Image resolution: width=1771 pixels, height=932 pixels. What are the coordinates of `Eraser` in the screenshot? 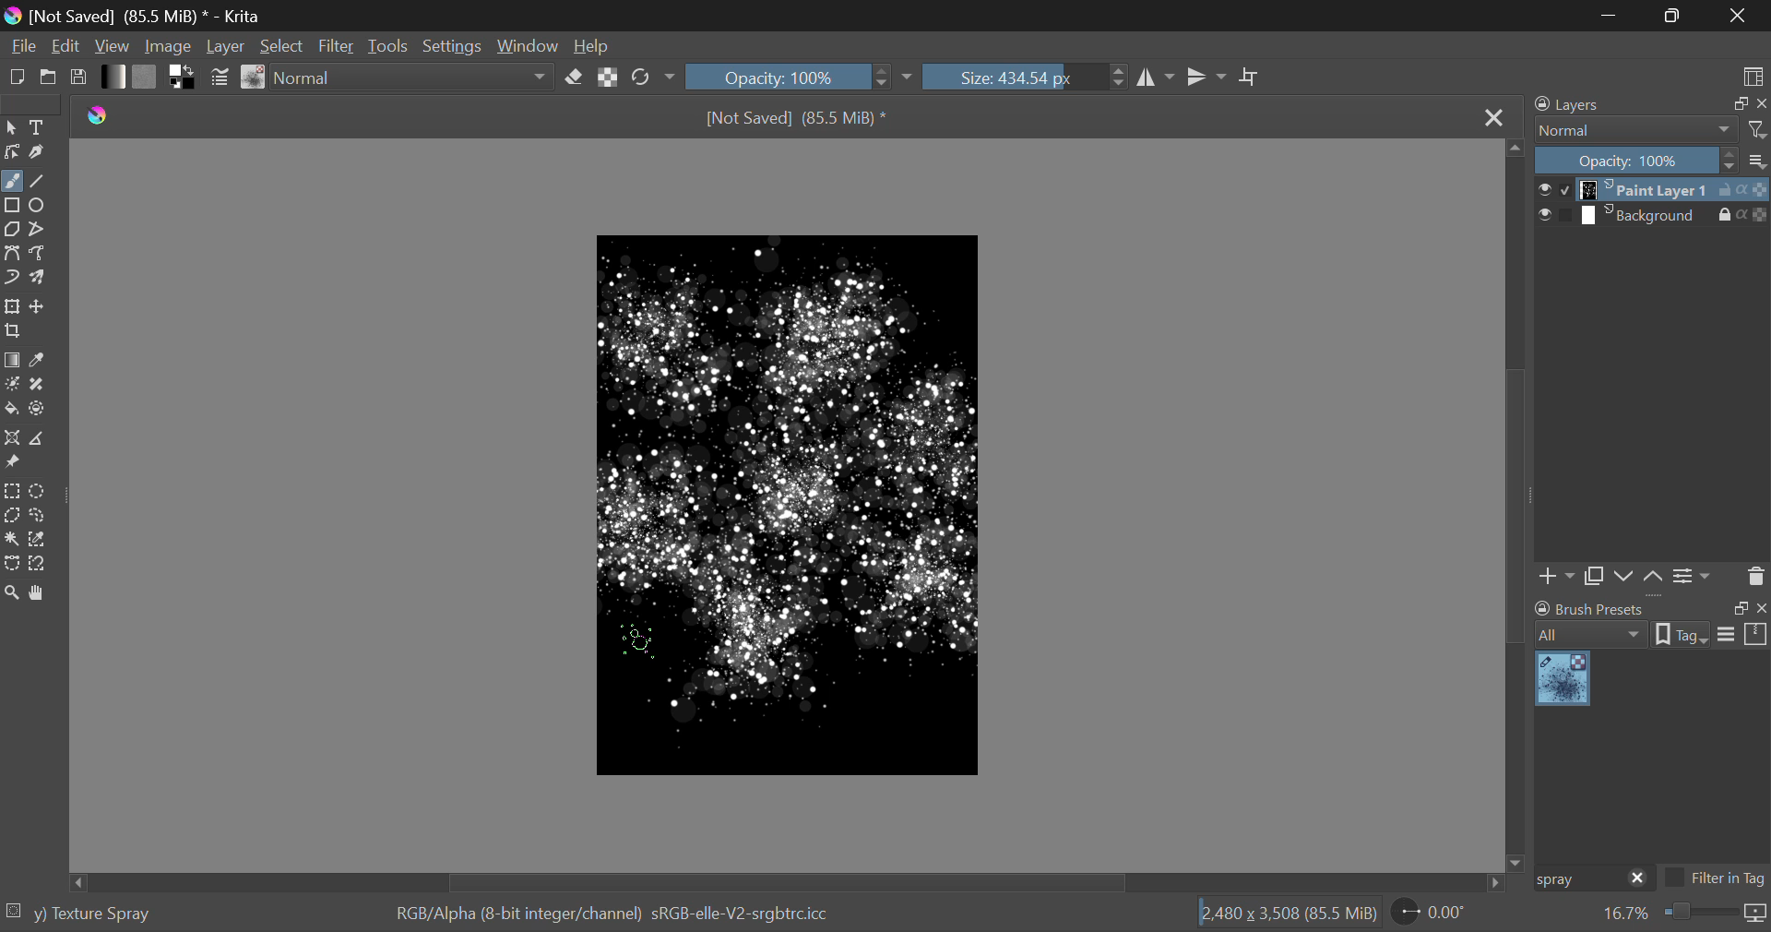 It's located at (574, 78).